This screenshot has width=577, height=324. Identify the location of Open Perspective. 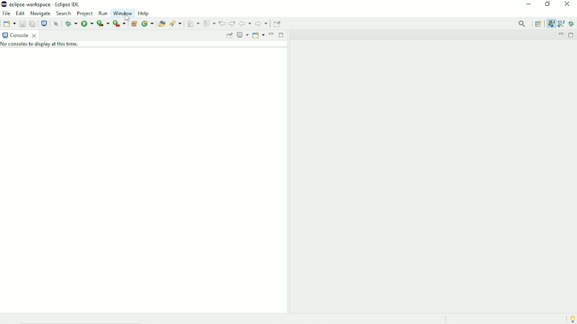
(538, 24).